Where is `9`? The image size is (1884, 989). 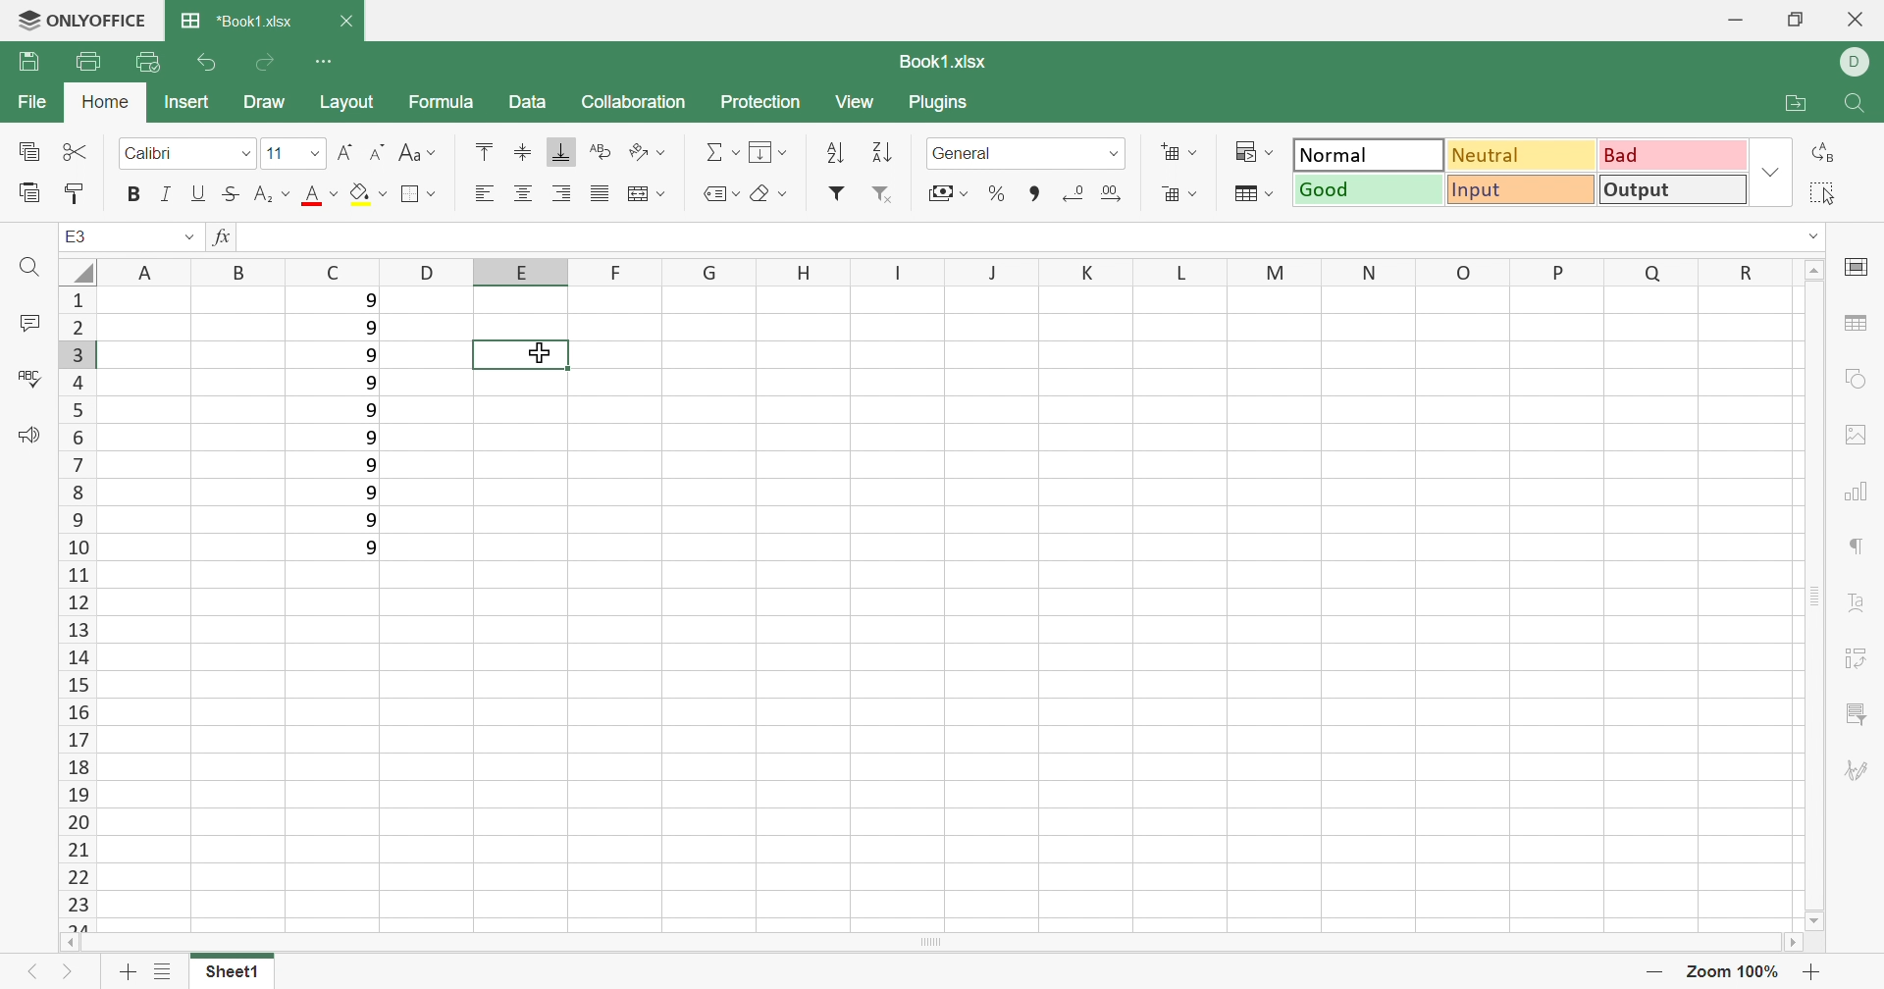
9 is located at coordinates (370, 408).